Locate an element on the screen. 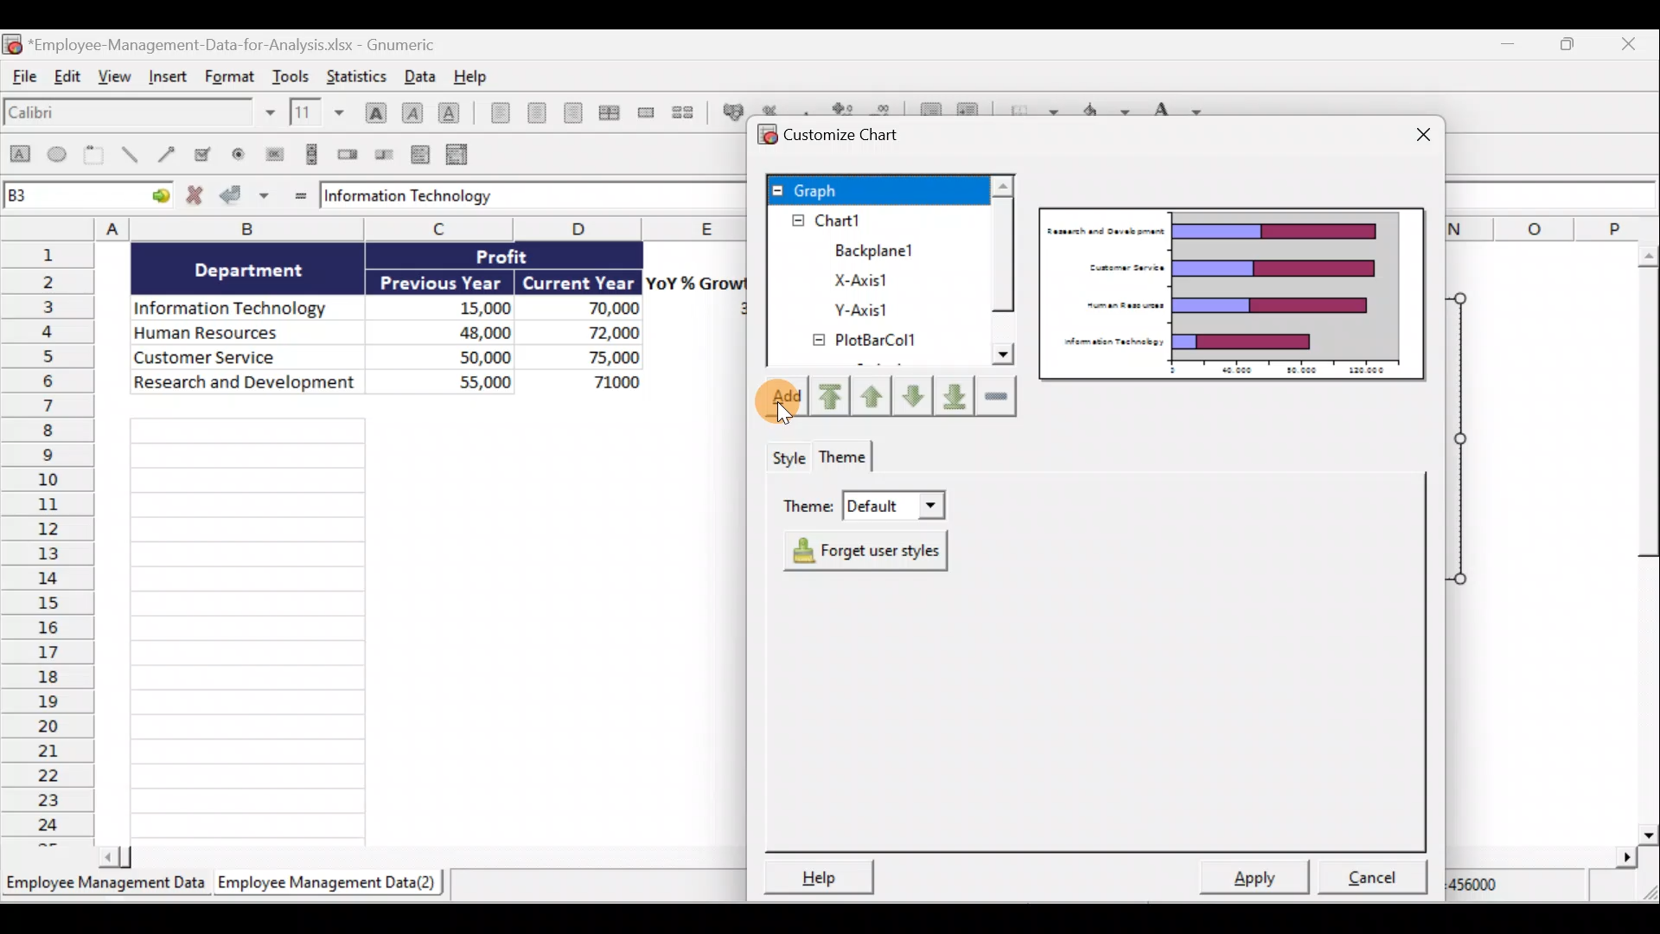  Information Technology is located at coordinates (514, 197).